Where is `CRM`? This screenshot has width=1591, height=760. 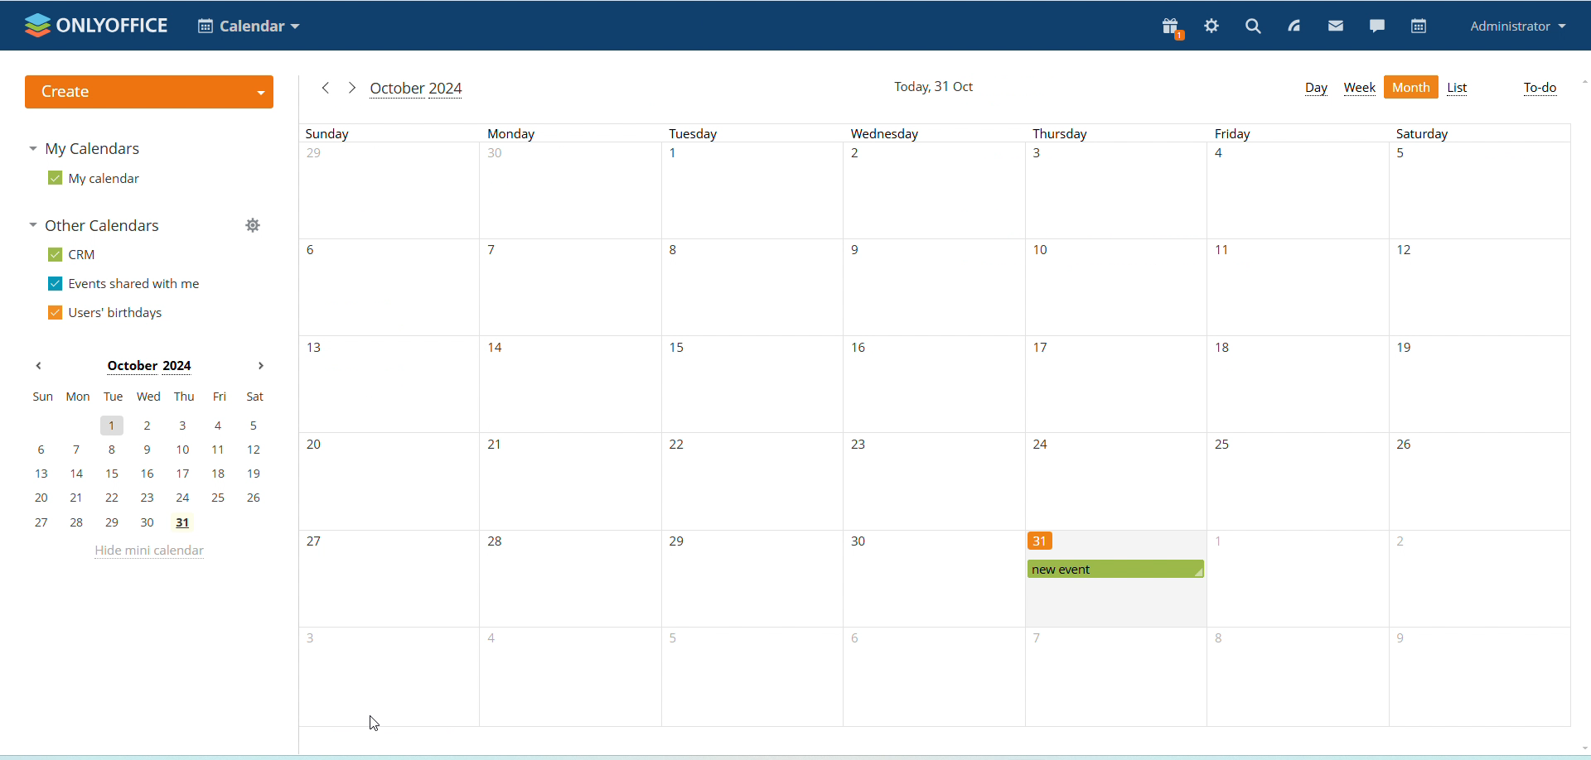
CRM is located at coordinates (75, 255).